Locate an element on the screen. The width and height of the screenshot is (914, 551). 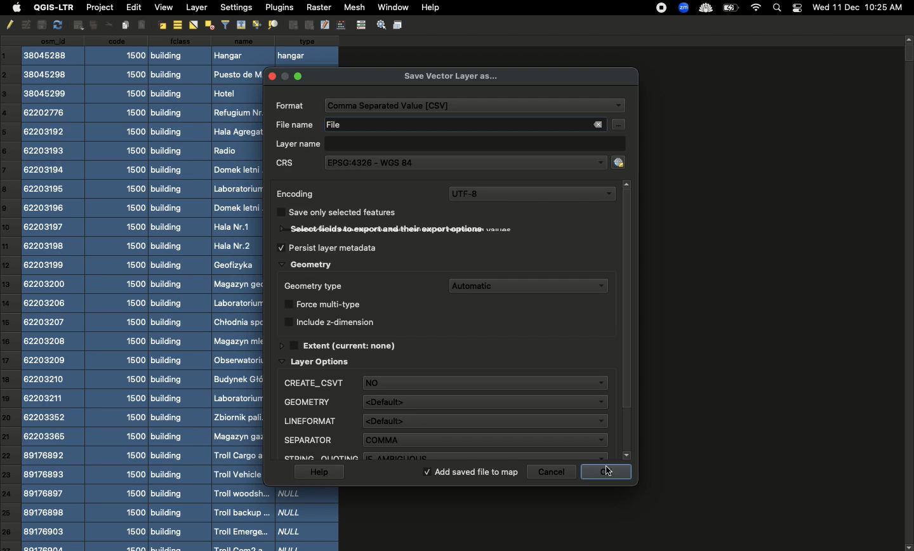
Window is located at coordinates (391, 6).